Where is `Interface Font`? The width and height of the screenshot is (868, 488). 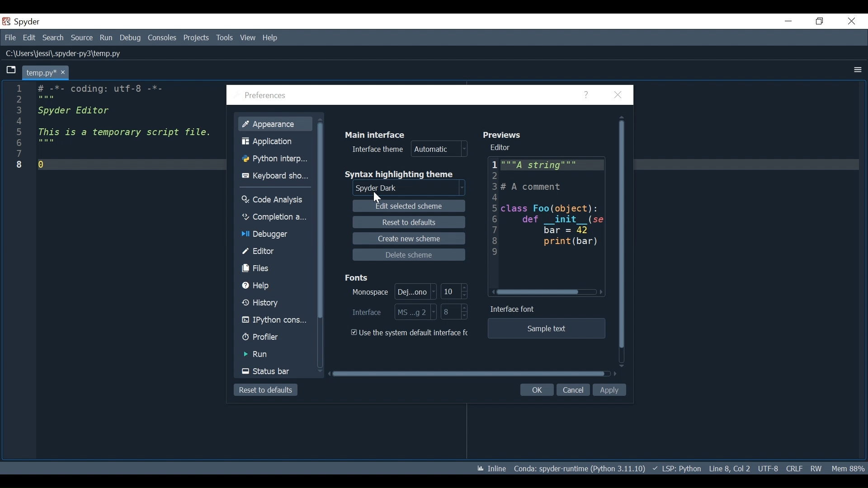 Interface Font is located at coordinates (514, 310).